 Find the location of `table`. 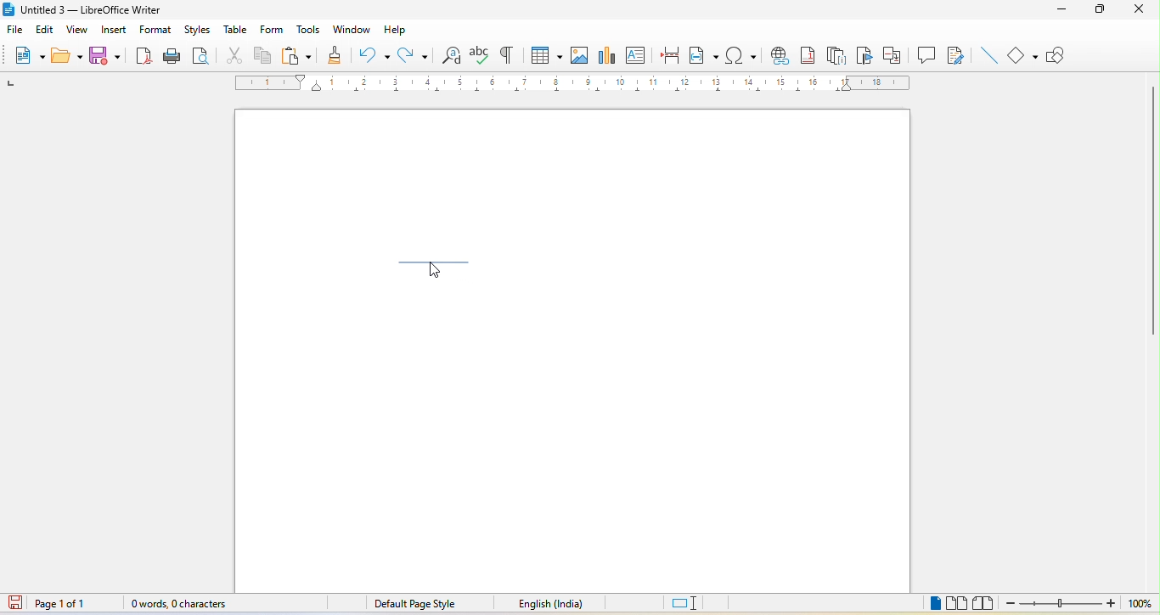

table is located at coordinates (237, 27).